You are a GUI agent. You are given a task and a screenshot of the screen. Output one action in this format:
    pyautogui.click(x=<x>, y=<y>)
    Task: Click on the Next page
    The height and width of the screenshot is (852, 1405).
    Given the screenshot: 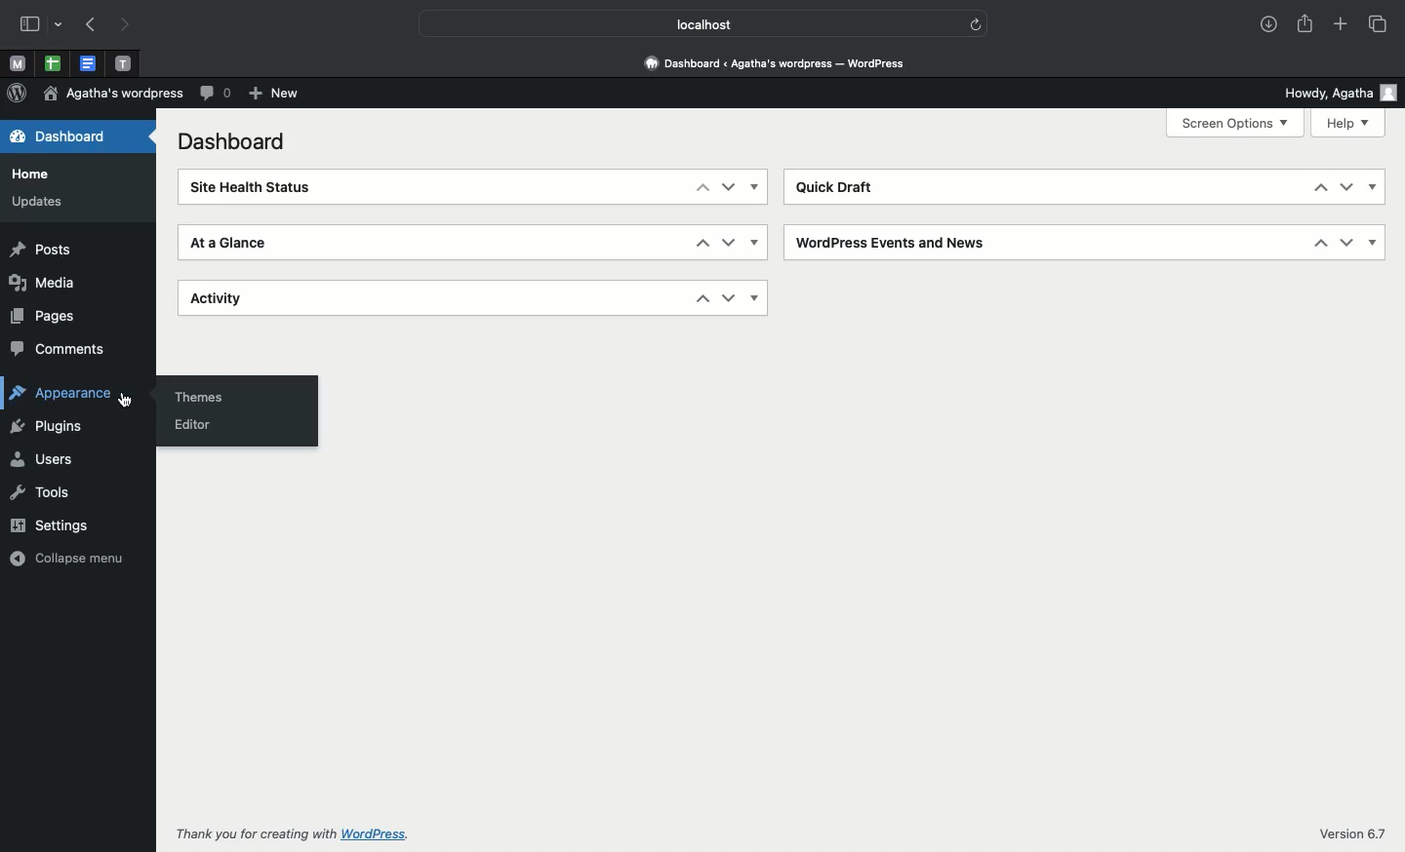 What is the action you would take?
    pyautogui.click(x=125, y=25)
    